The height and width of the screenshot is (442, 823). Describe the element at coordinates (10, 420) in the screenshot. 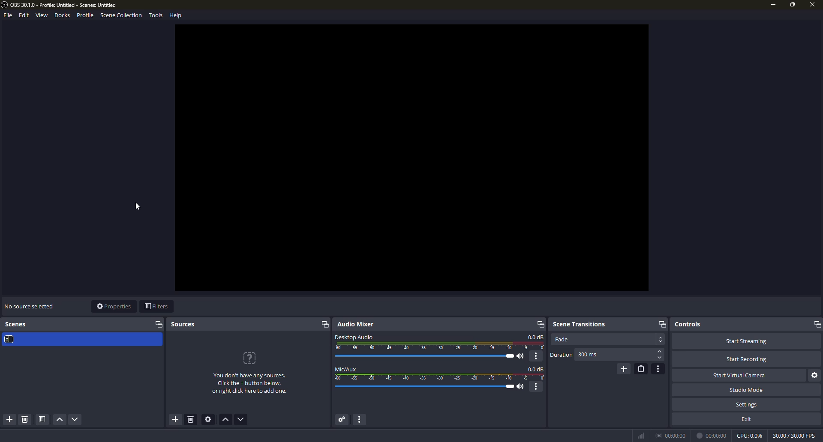

I see `add scene` at that location.